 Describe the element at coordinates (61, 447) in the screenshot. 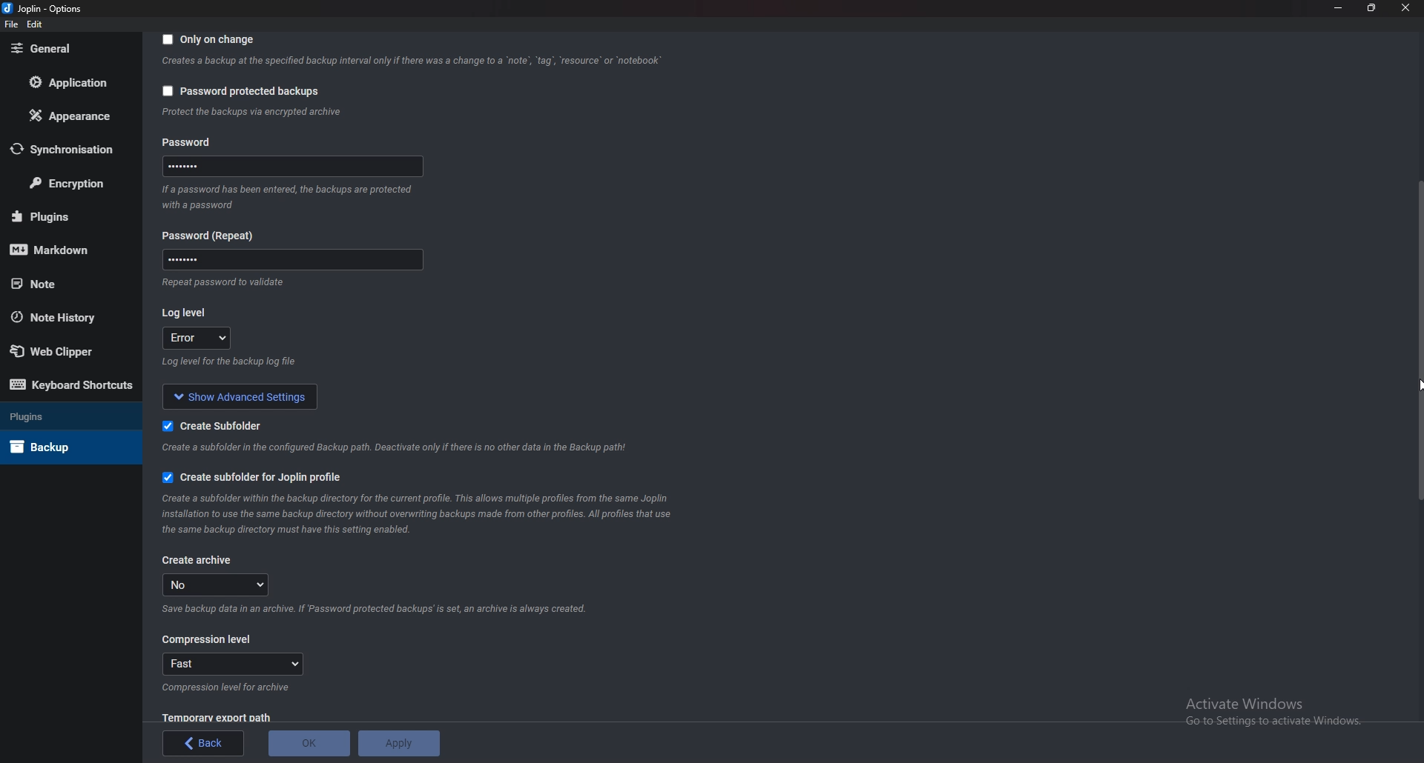

I see `Back up` at that location.